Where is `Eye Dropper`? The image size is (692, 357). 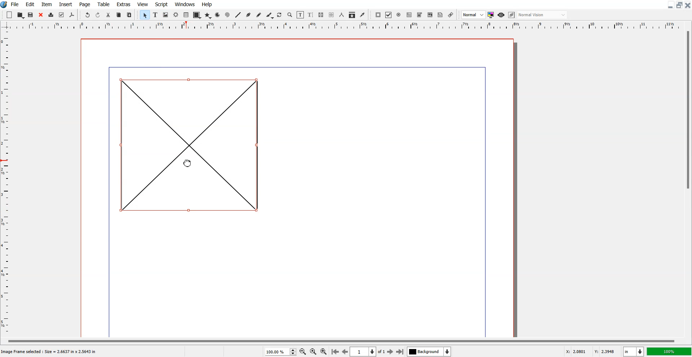 Eye Dropper is located at coordinates (362, 15).